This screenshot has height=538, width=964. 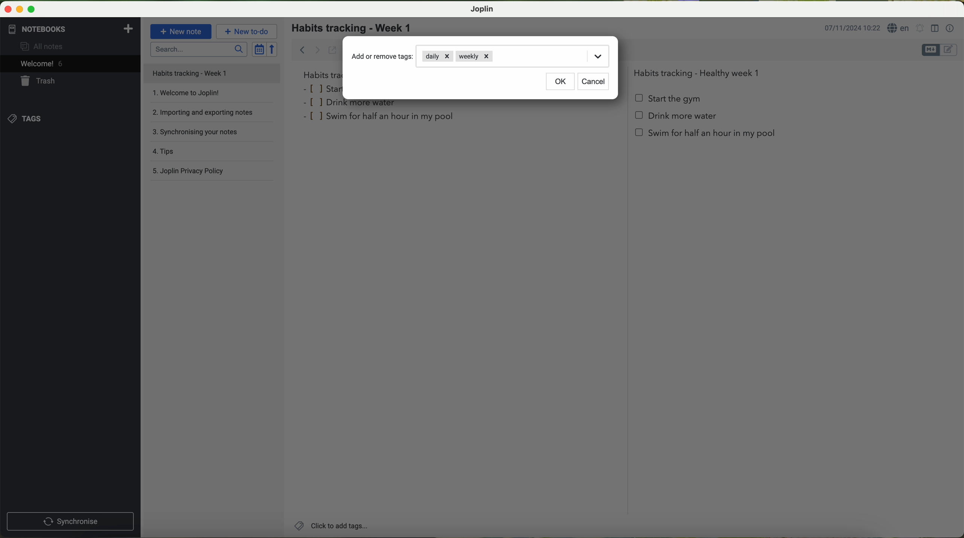 I want to click on notebooks tab, so click(x=71, y=29).